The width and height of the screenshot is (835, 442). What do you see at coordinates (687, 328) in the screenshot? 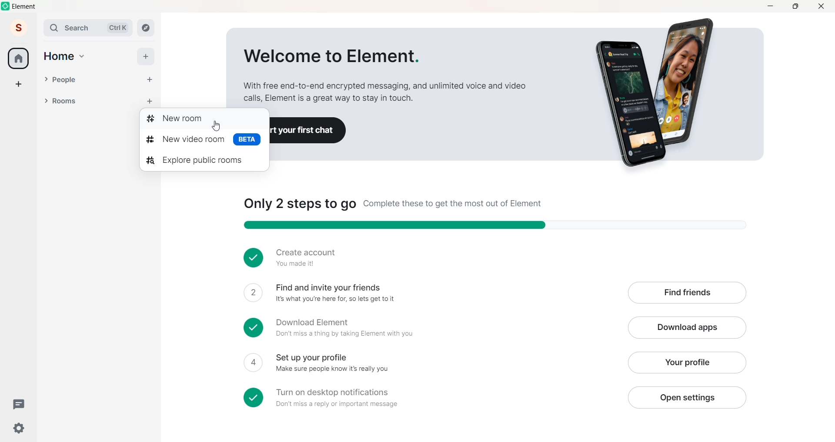
I see `Download APp` at bounding box center [687, 328].